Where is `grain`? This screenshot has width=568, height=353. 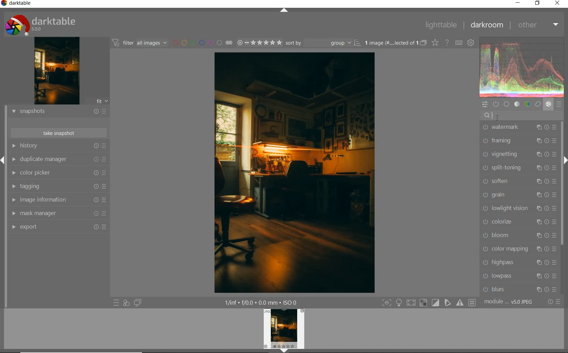
grain is located at coordinates (519, 195).